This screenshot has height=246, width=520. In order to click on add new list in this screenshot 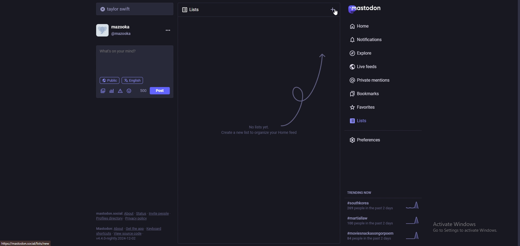, I will do `click(333, 9)`.